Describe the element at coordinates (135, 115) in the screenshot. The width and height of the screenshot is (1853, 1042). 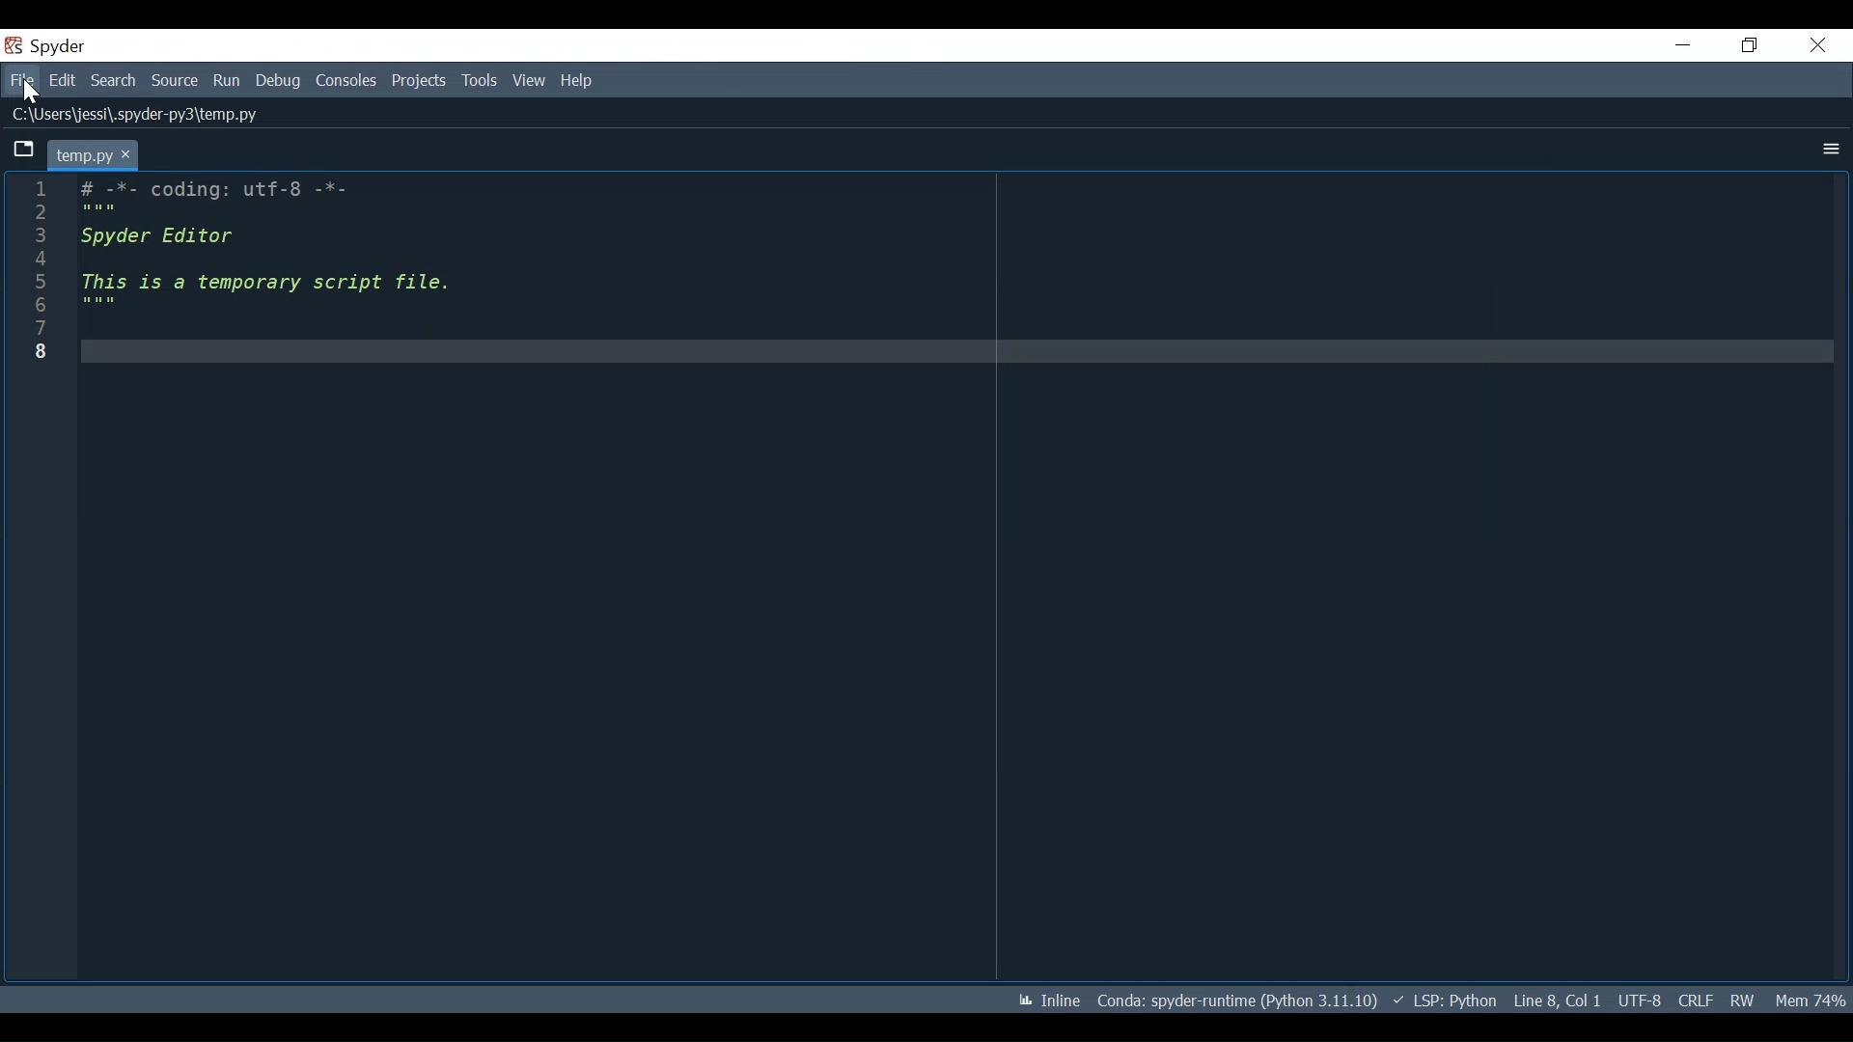
I see `C:\User\jessi\.spyder-py3\temp.py` at that location.